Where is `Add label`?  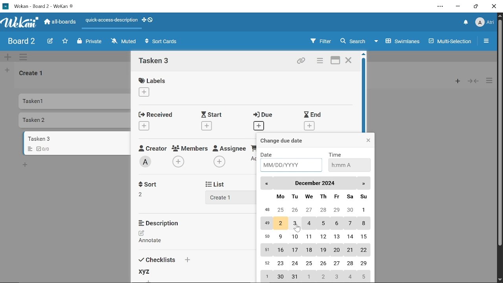
Add label is located at coordinates (148, 93).